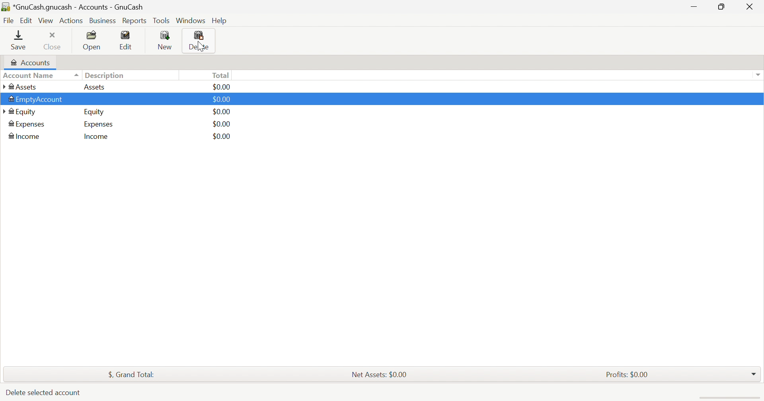 Image resolution: width=764 pixels, height=401 pixels. Describe the element at coordinates (37, 100) in the screenshot. I see `EmptyAccount` at that location.